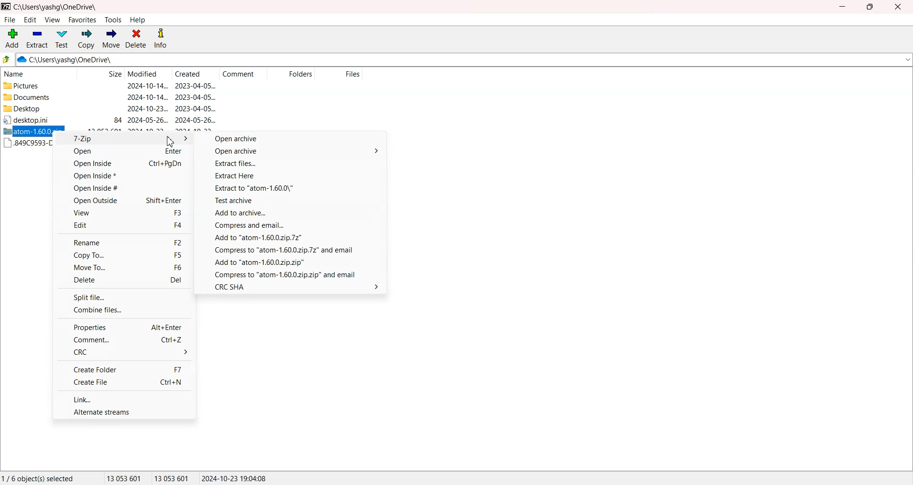 This screenshot has height=485, width=913. Describe the element at coordinates (124, 213) in the screenshot. I see `View` at that location.